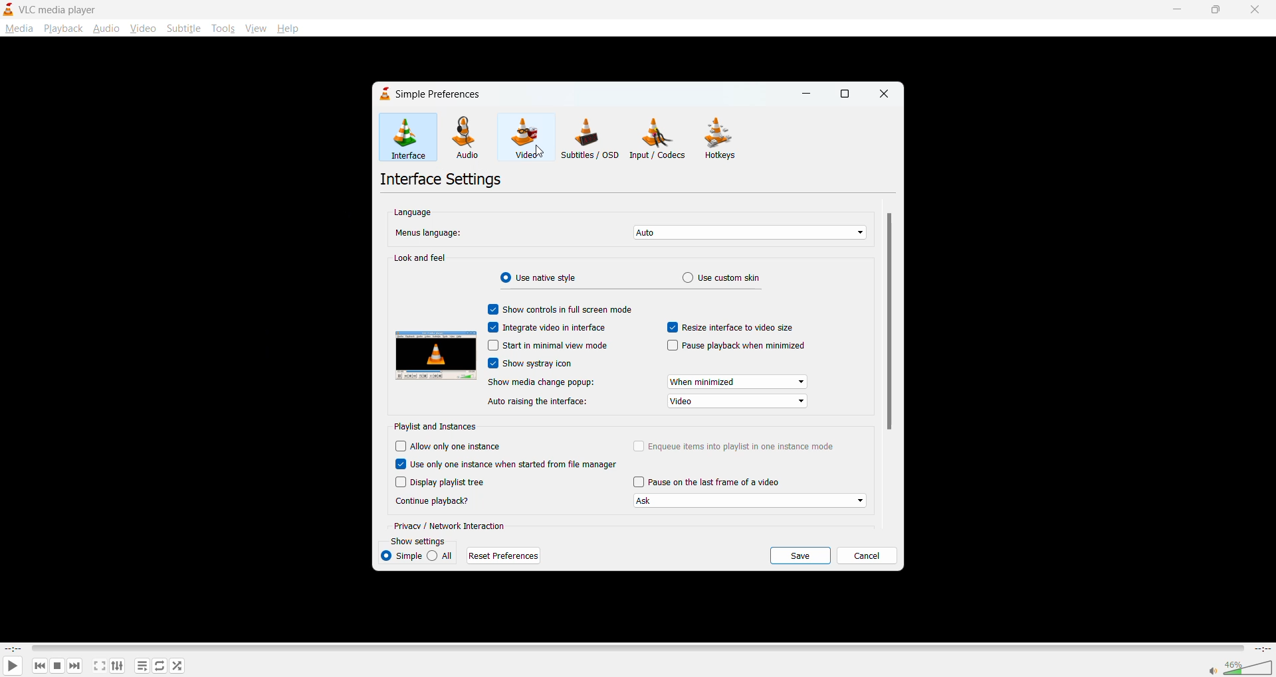  Describe the element at coordinates (55, 666) in the screenshot. I see `stop` at that location.